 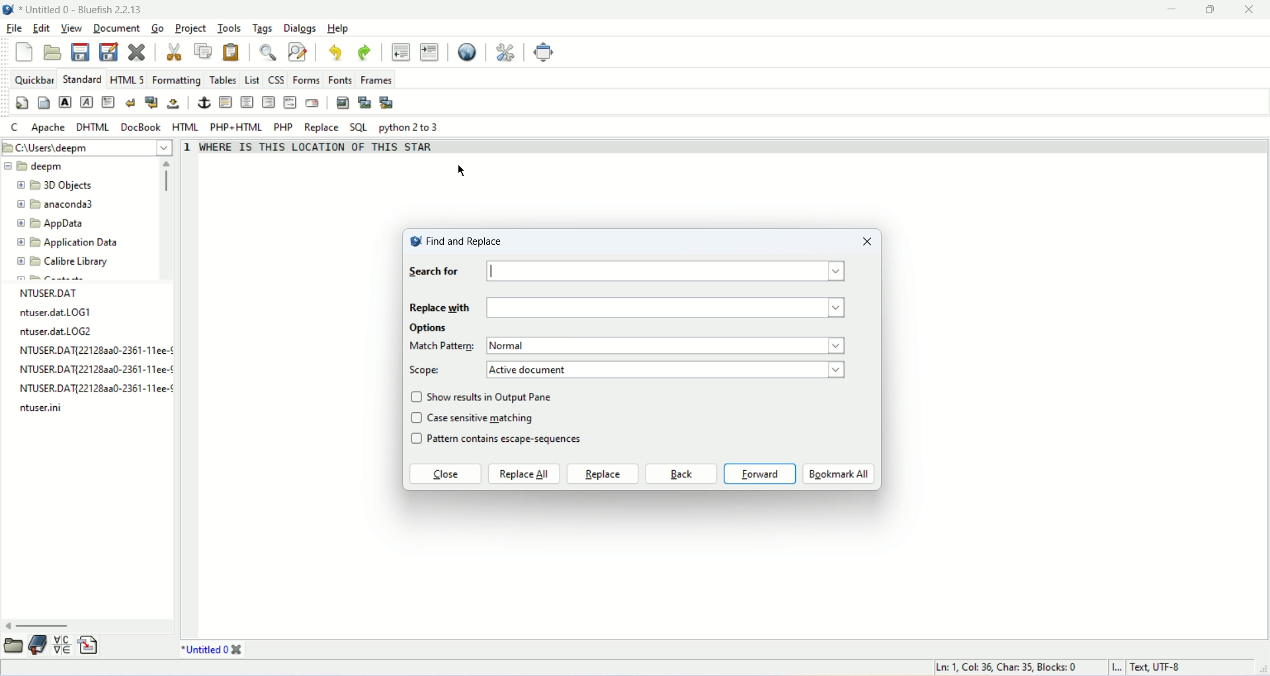 What do you see at coordinates (232, 52) in the screenshot?
I see `paste` at bounding box center [232, 52].